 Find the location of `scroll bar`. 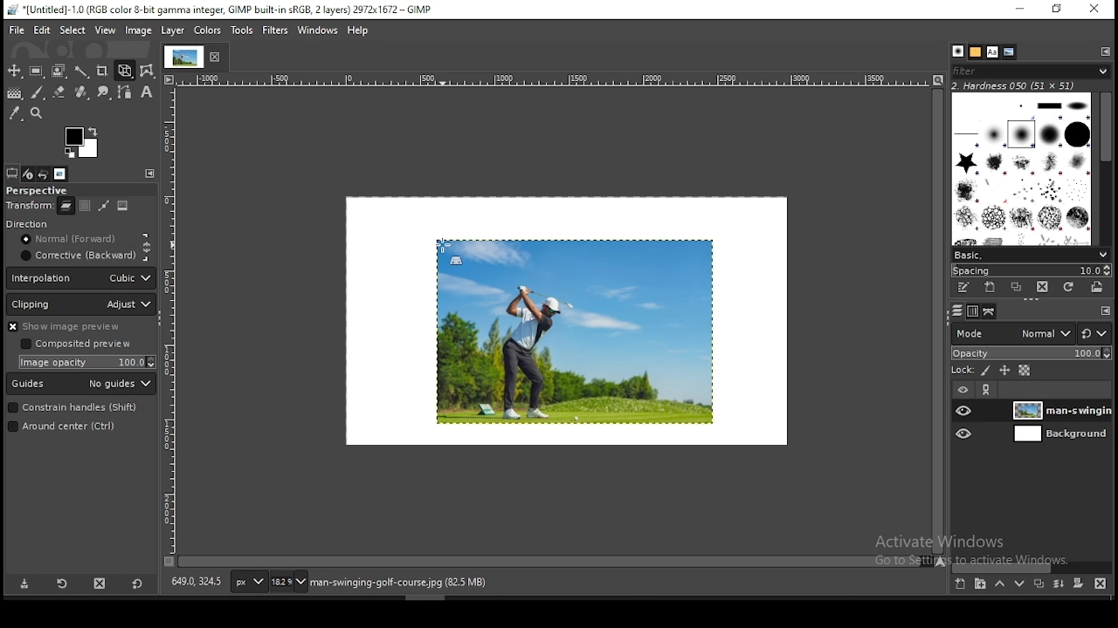

scroll bar is located at coordinates (1033, 565).